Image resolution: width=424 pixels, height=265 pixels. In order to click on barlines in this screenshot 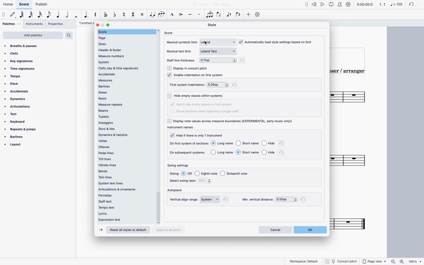, I will do `click(125, 86)`.